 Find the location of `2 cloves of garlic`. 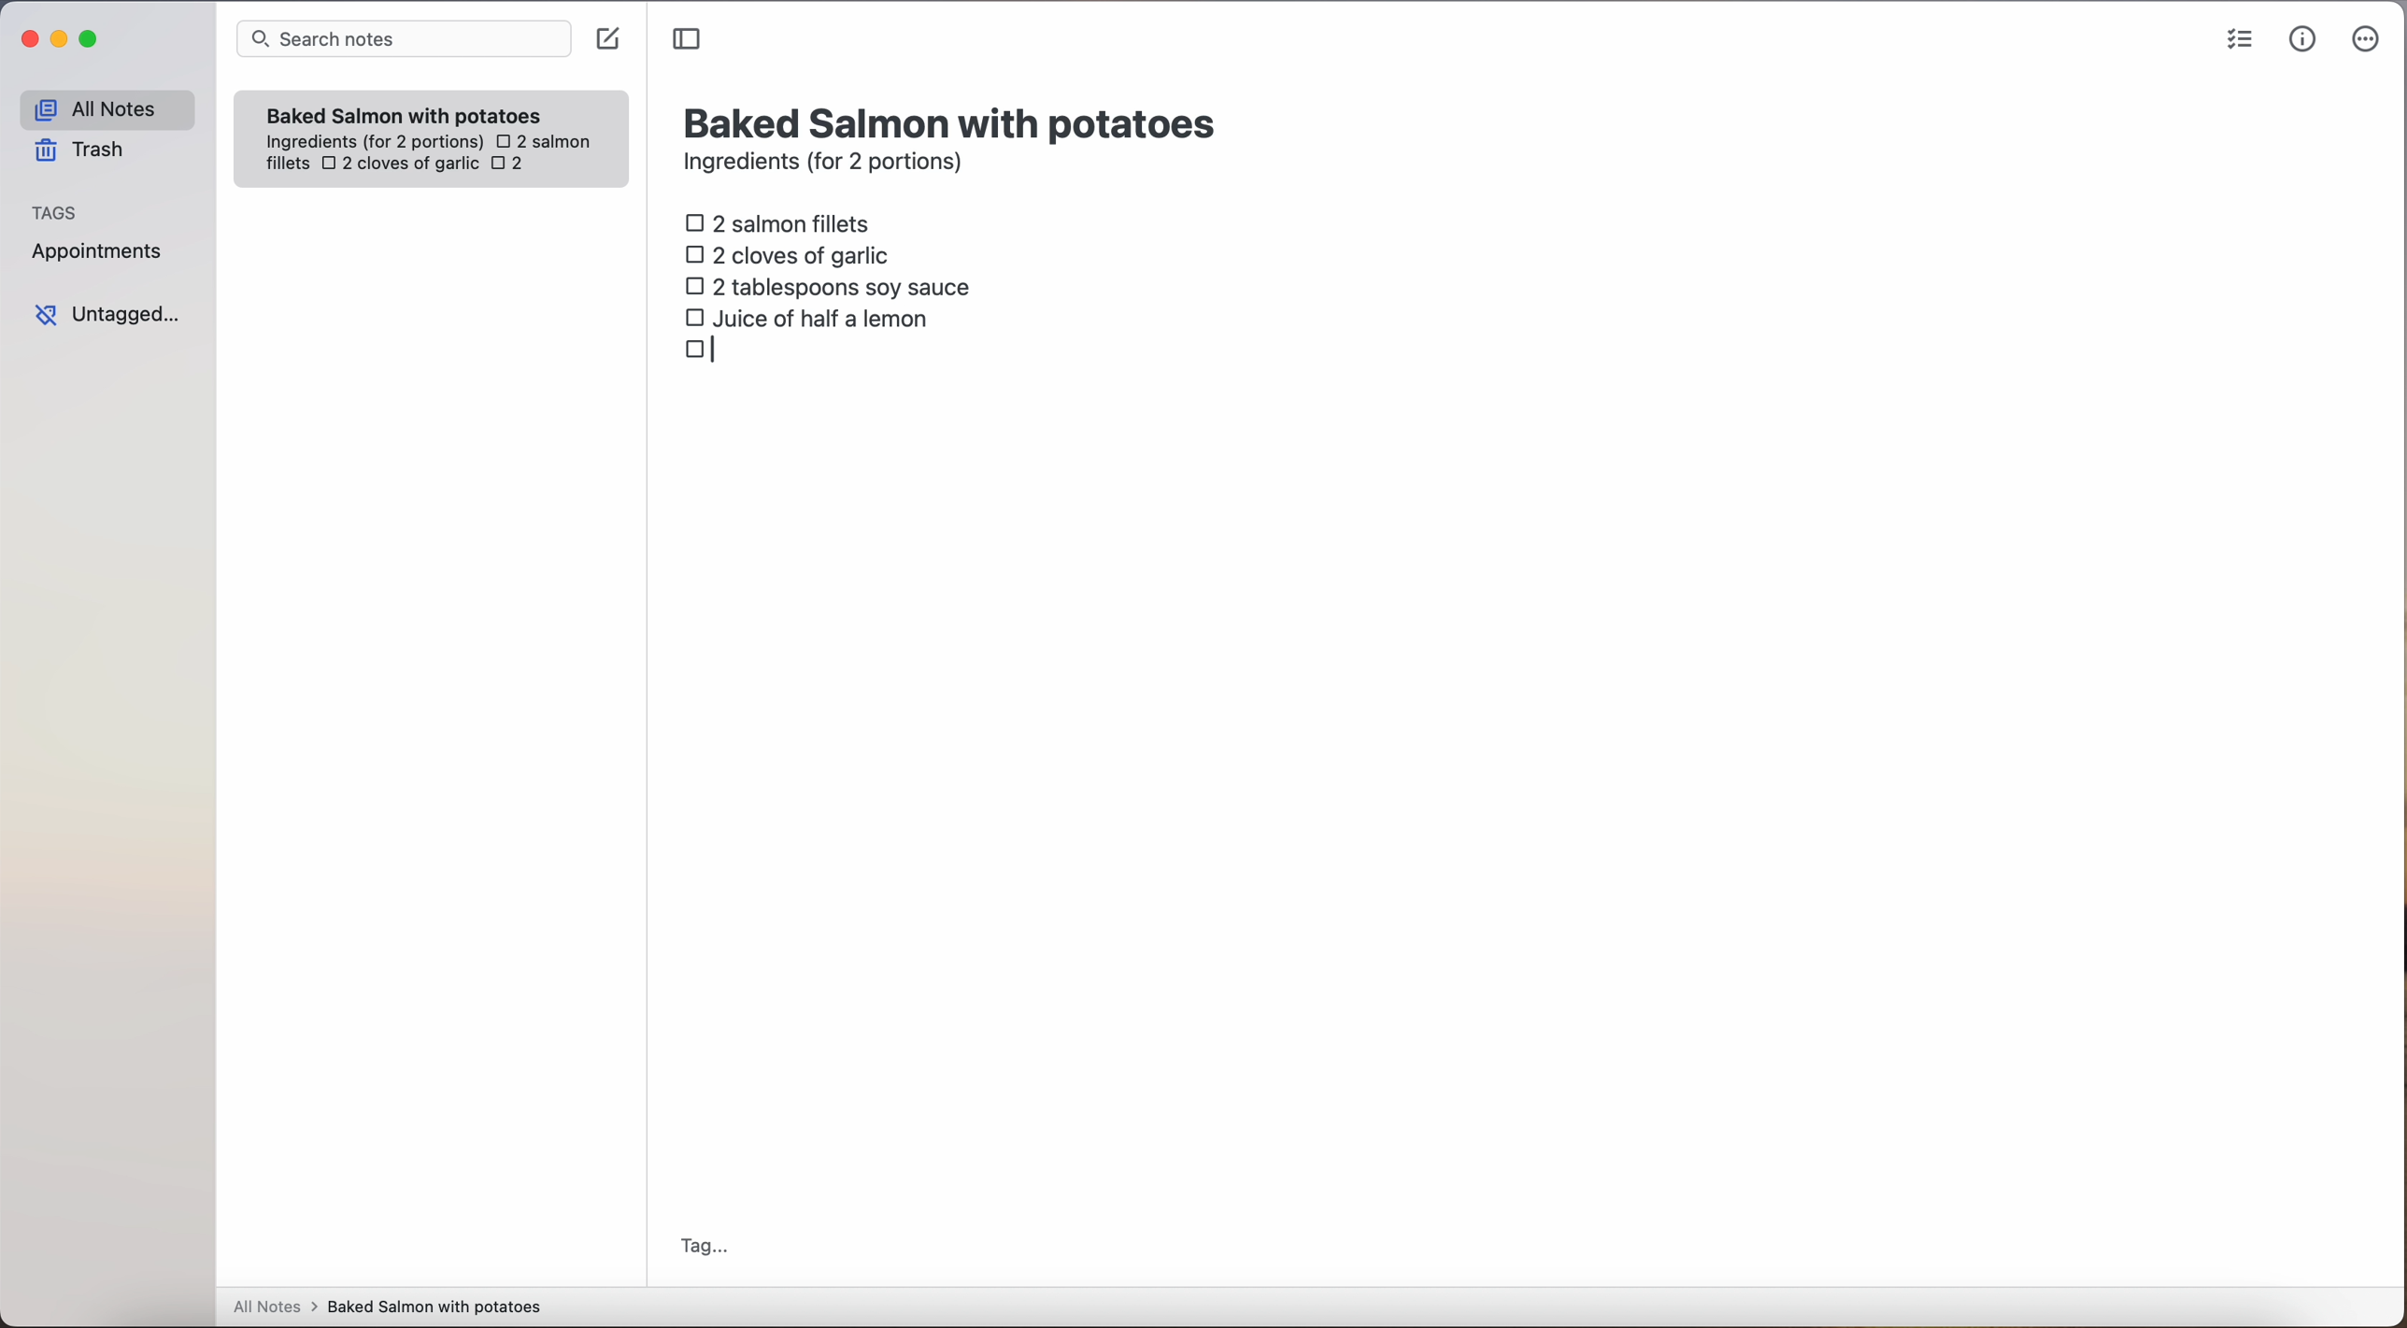

2 cloves of garlic is located at coordinates (400, 165).